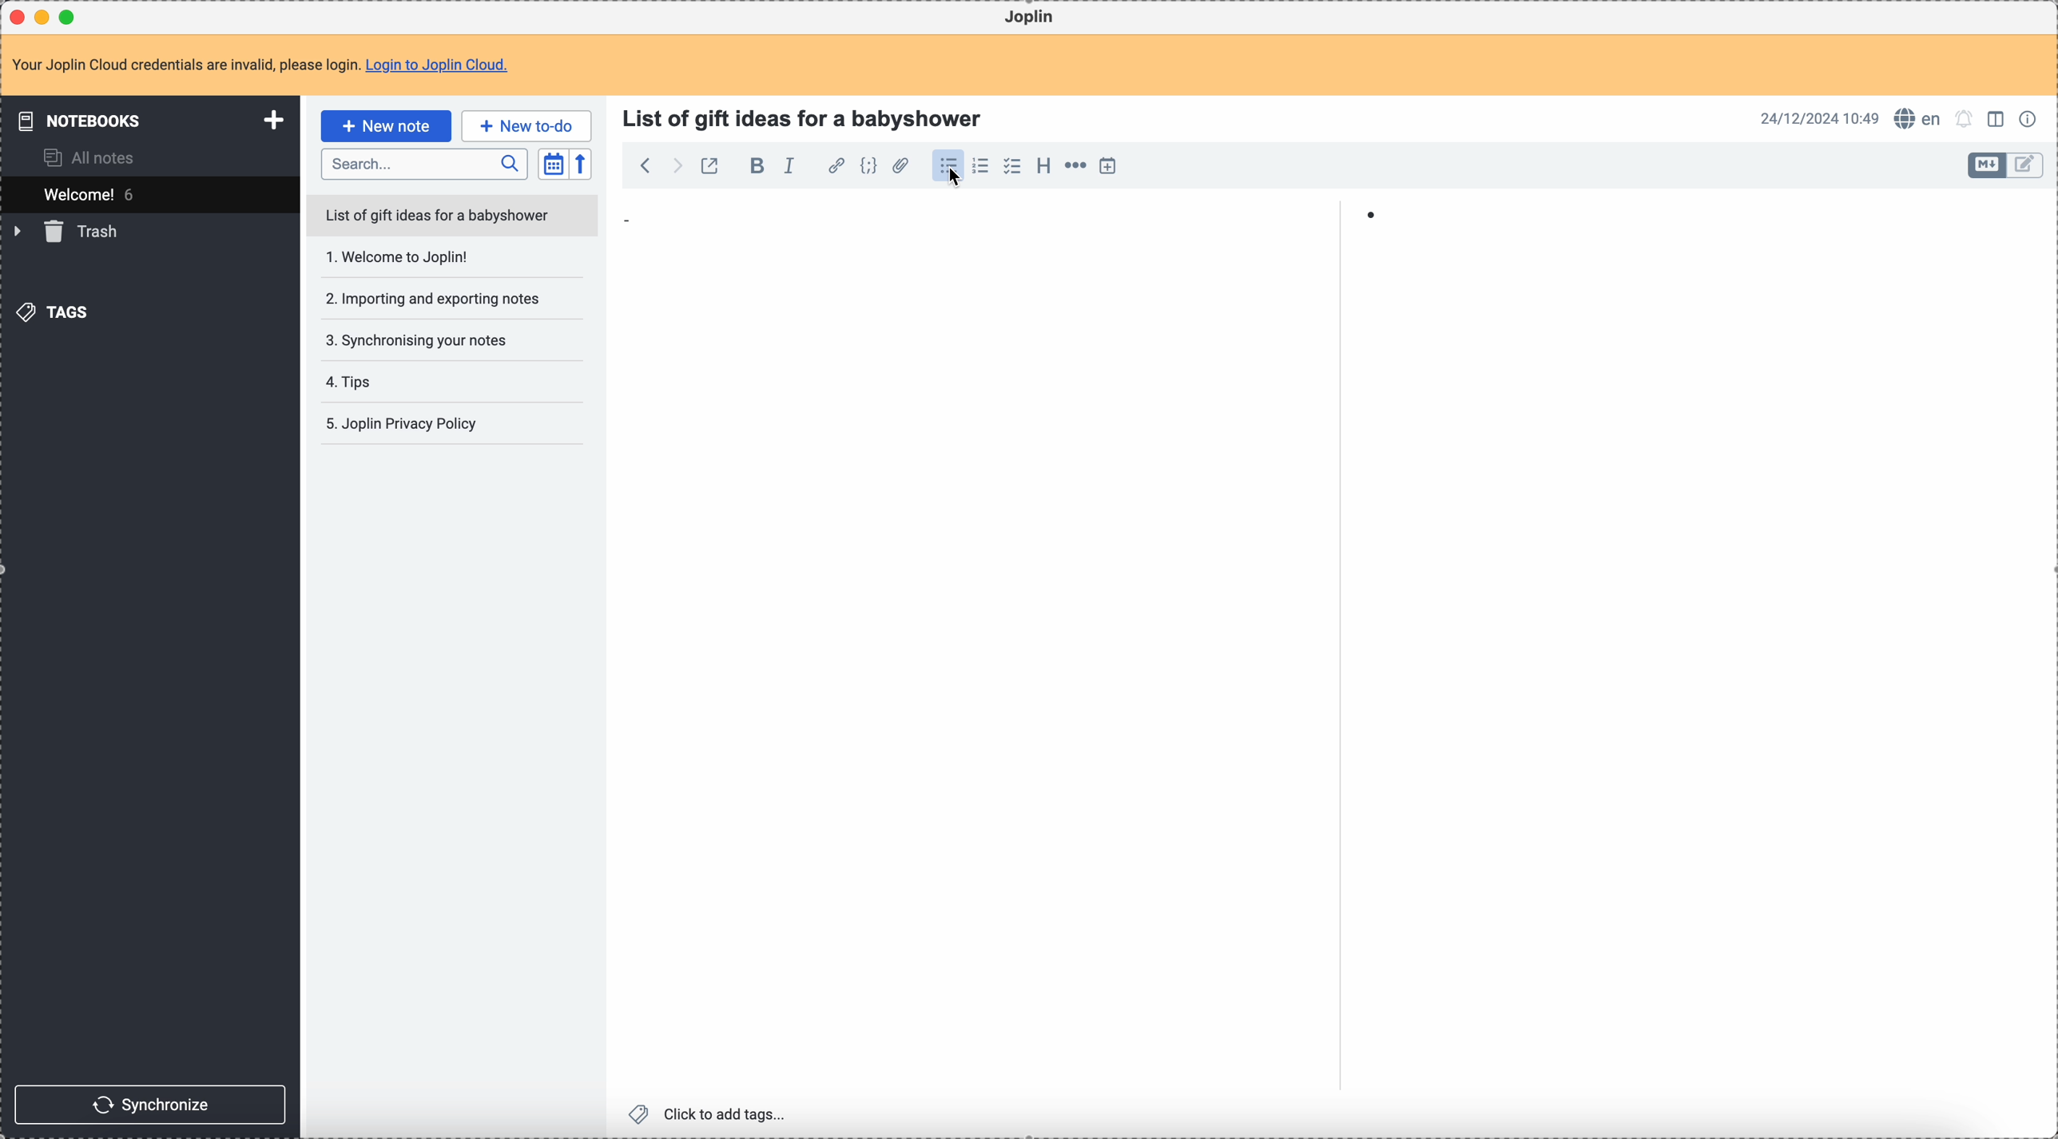 Image resolution: width=2058 pixels, height=1139 pixels. What do you see at coordinates (1986, 165) in the screenshot?
I see `toggle edit layout` at bounding box center [1986, 165].